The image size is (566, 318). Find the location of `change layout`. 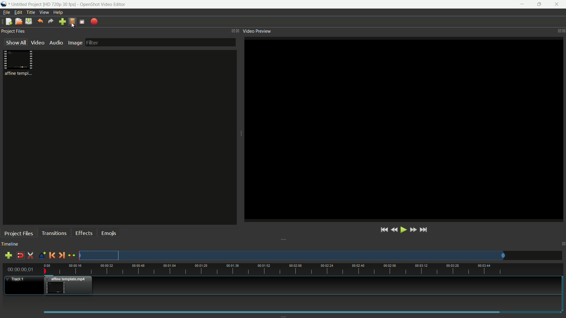

change layout is located at coordinates (231, 31).